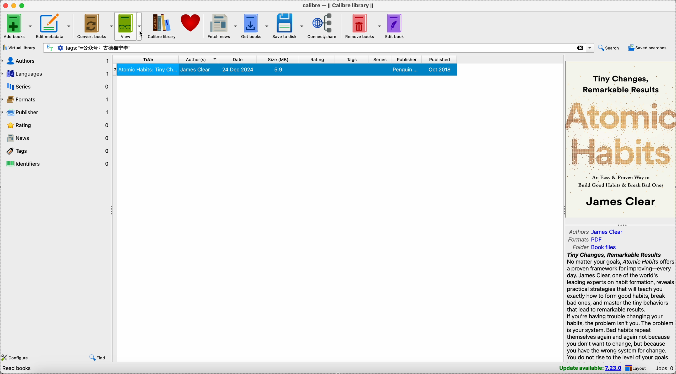 This screenshot has height=374, width=676. I want to click on cursor, so click(143, 34).